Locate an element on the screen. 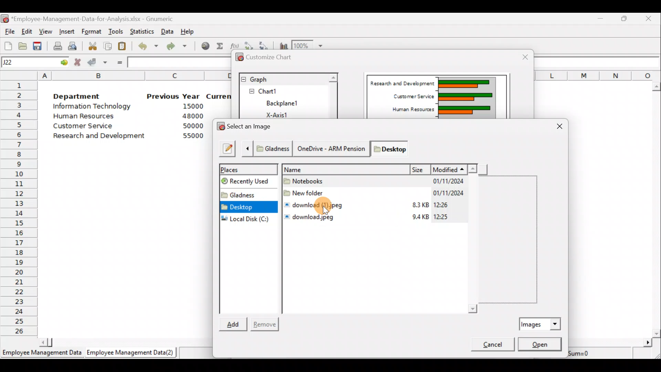  go to is located at coordinates (63, 62).